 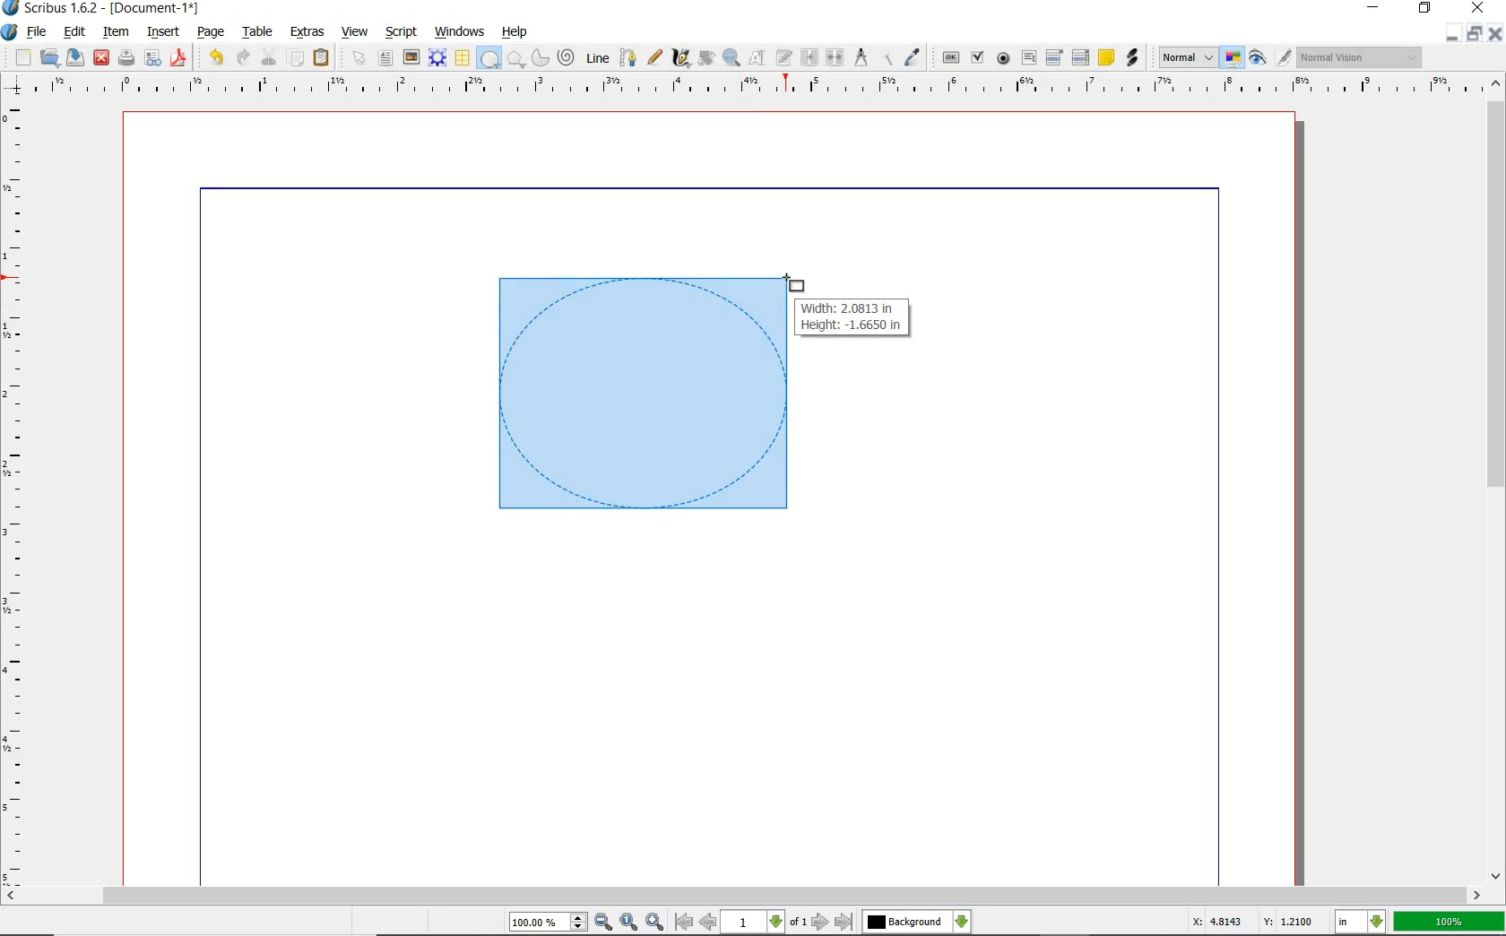 I want to click on CLOSE, so click(x=1495, y=34).